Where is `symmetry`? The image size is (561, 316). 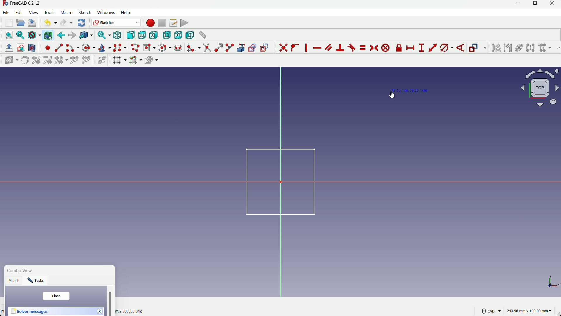
symmetry is located at coordinates (530, 48).